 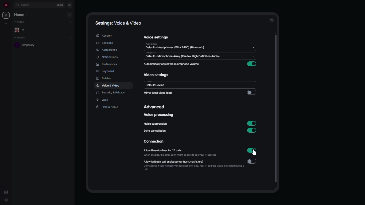 What do you see at coordinates (105, 78) in the screenshot?
I see `sidebar` at bounding box center [105, 78].